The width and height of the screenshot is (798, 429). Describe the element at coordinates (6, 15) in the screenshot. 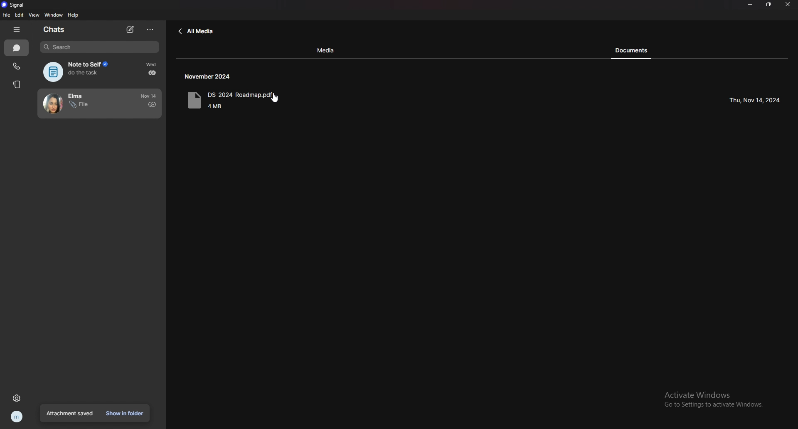

I see `file` at that location.